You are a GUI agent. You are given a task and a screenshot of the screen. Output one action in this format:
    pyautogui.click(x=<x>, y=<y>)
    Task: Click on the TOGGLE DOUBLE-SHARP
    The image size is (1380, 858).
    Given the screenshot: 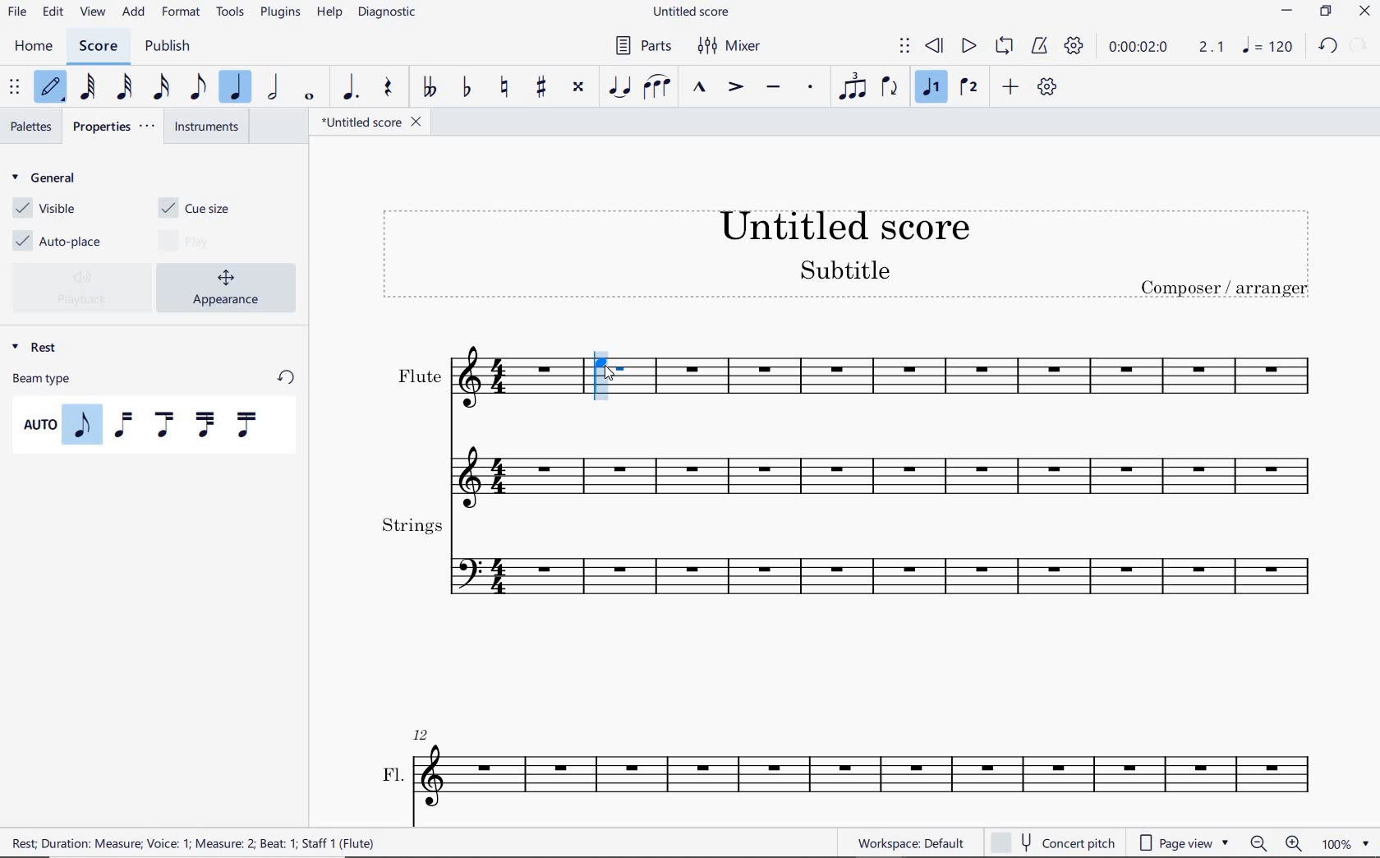 What is the action you would take?
    pyautogui.click(x=577, y=85)
    